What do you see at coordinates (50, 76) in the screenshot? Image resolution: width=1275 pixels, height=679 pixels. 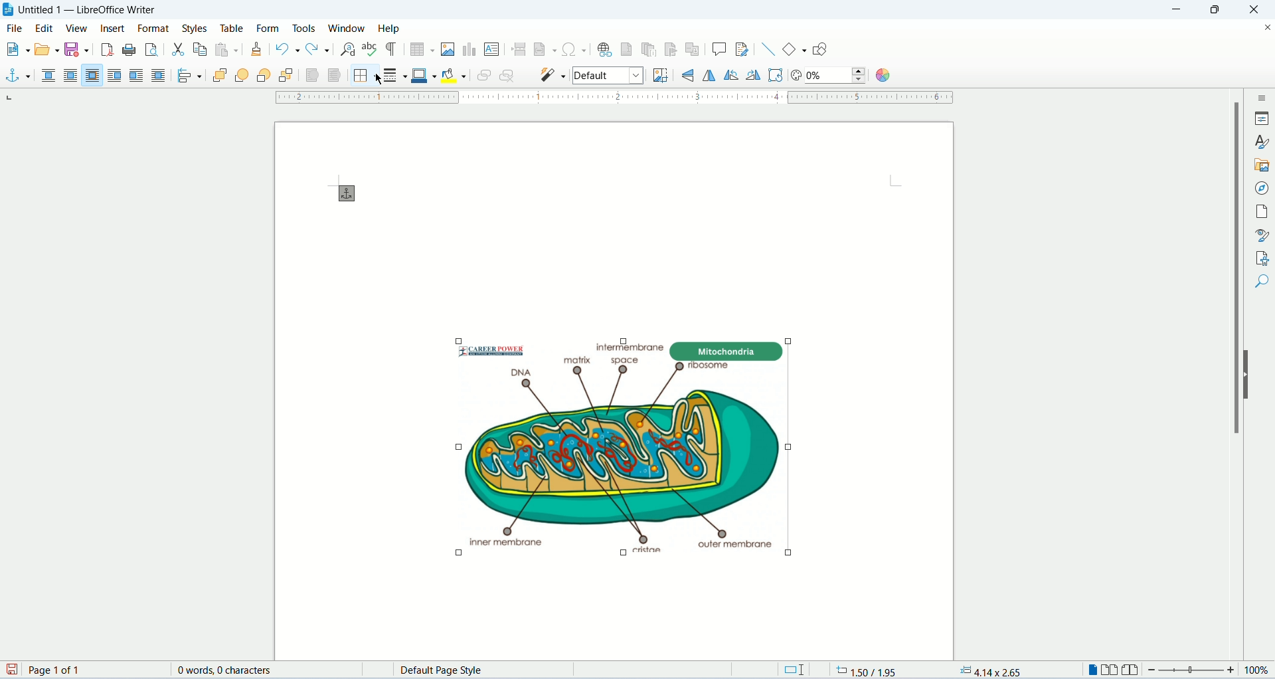 I see `none` at bounding box center [50, 76].